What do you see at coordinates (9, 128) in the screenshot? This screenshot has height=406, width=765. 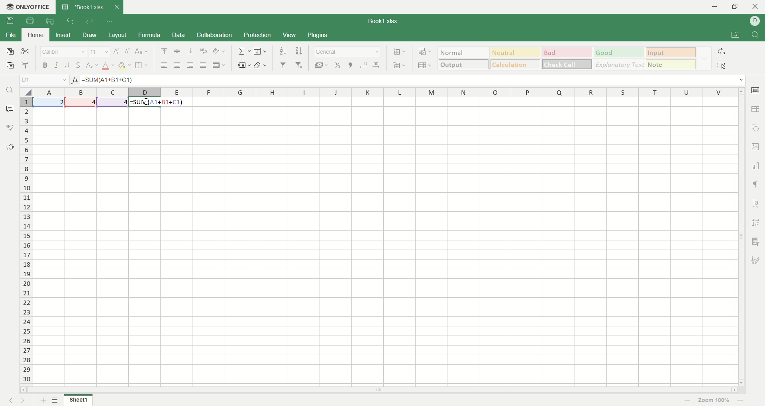 I see `spell checking` at bounding box center [9, 128].